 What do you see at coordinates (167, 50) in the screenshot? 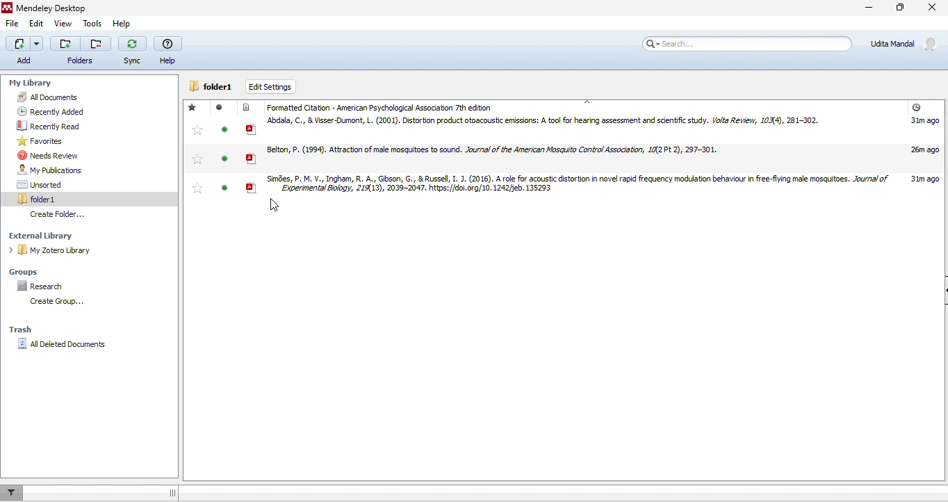
I see `help` at bounding box center [167, 50].